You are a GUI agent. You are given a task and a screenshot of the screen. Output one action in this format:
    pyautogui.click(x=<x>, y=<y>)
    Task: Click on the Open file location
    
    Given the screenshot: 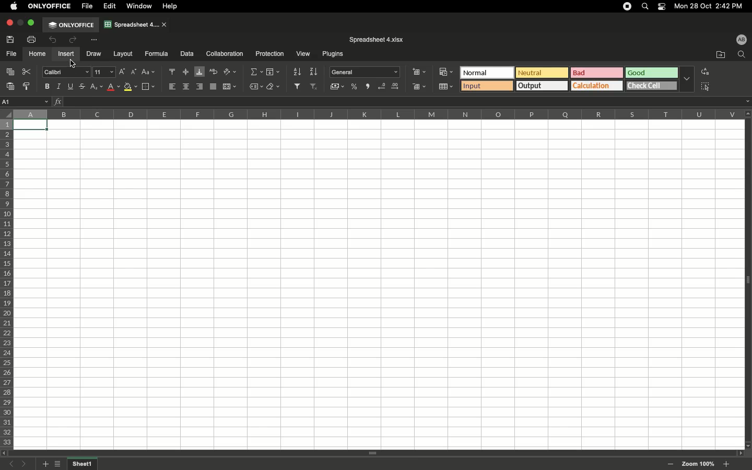 What is the action you would take?
    pyautogui.click(x=721, y=55)
    